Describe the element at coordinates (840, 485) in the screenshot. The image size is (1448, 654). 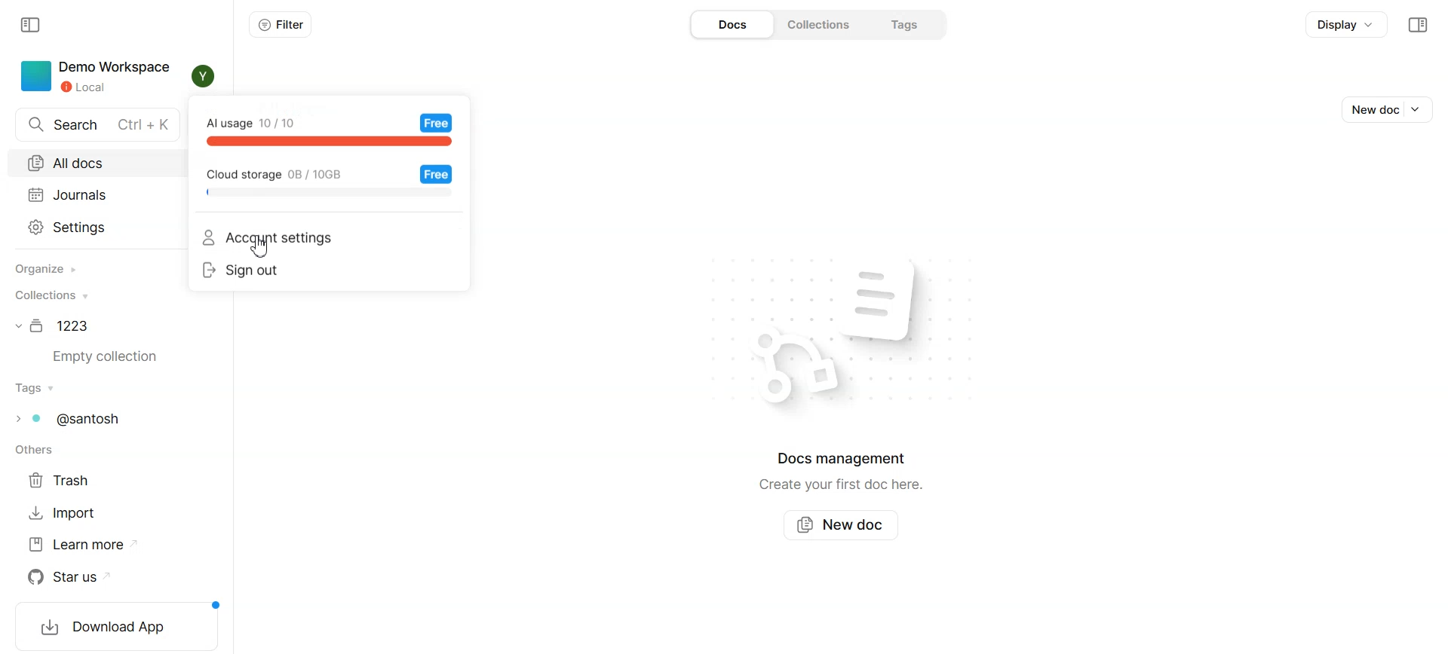
I see `Create your first doc here.` at that location.